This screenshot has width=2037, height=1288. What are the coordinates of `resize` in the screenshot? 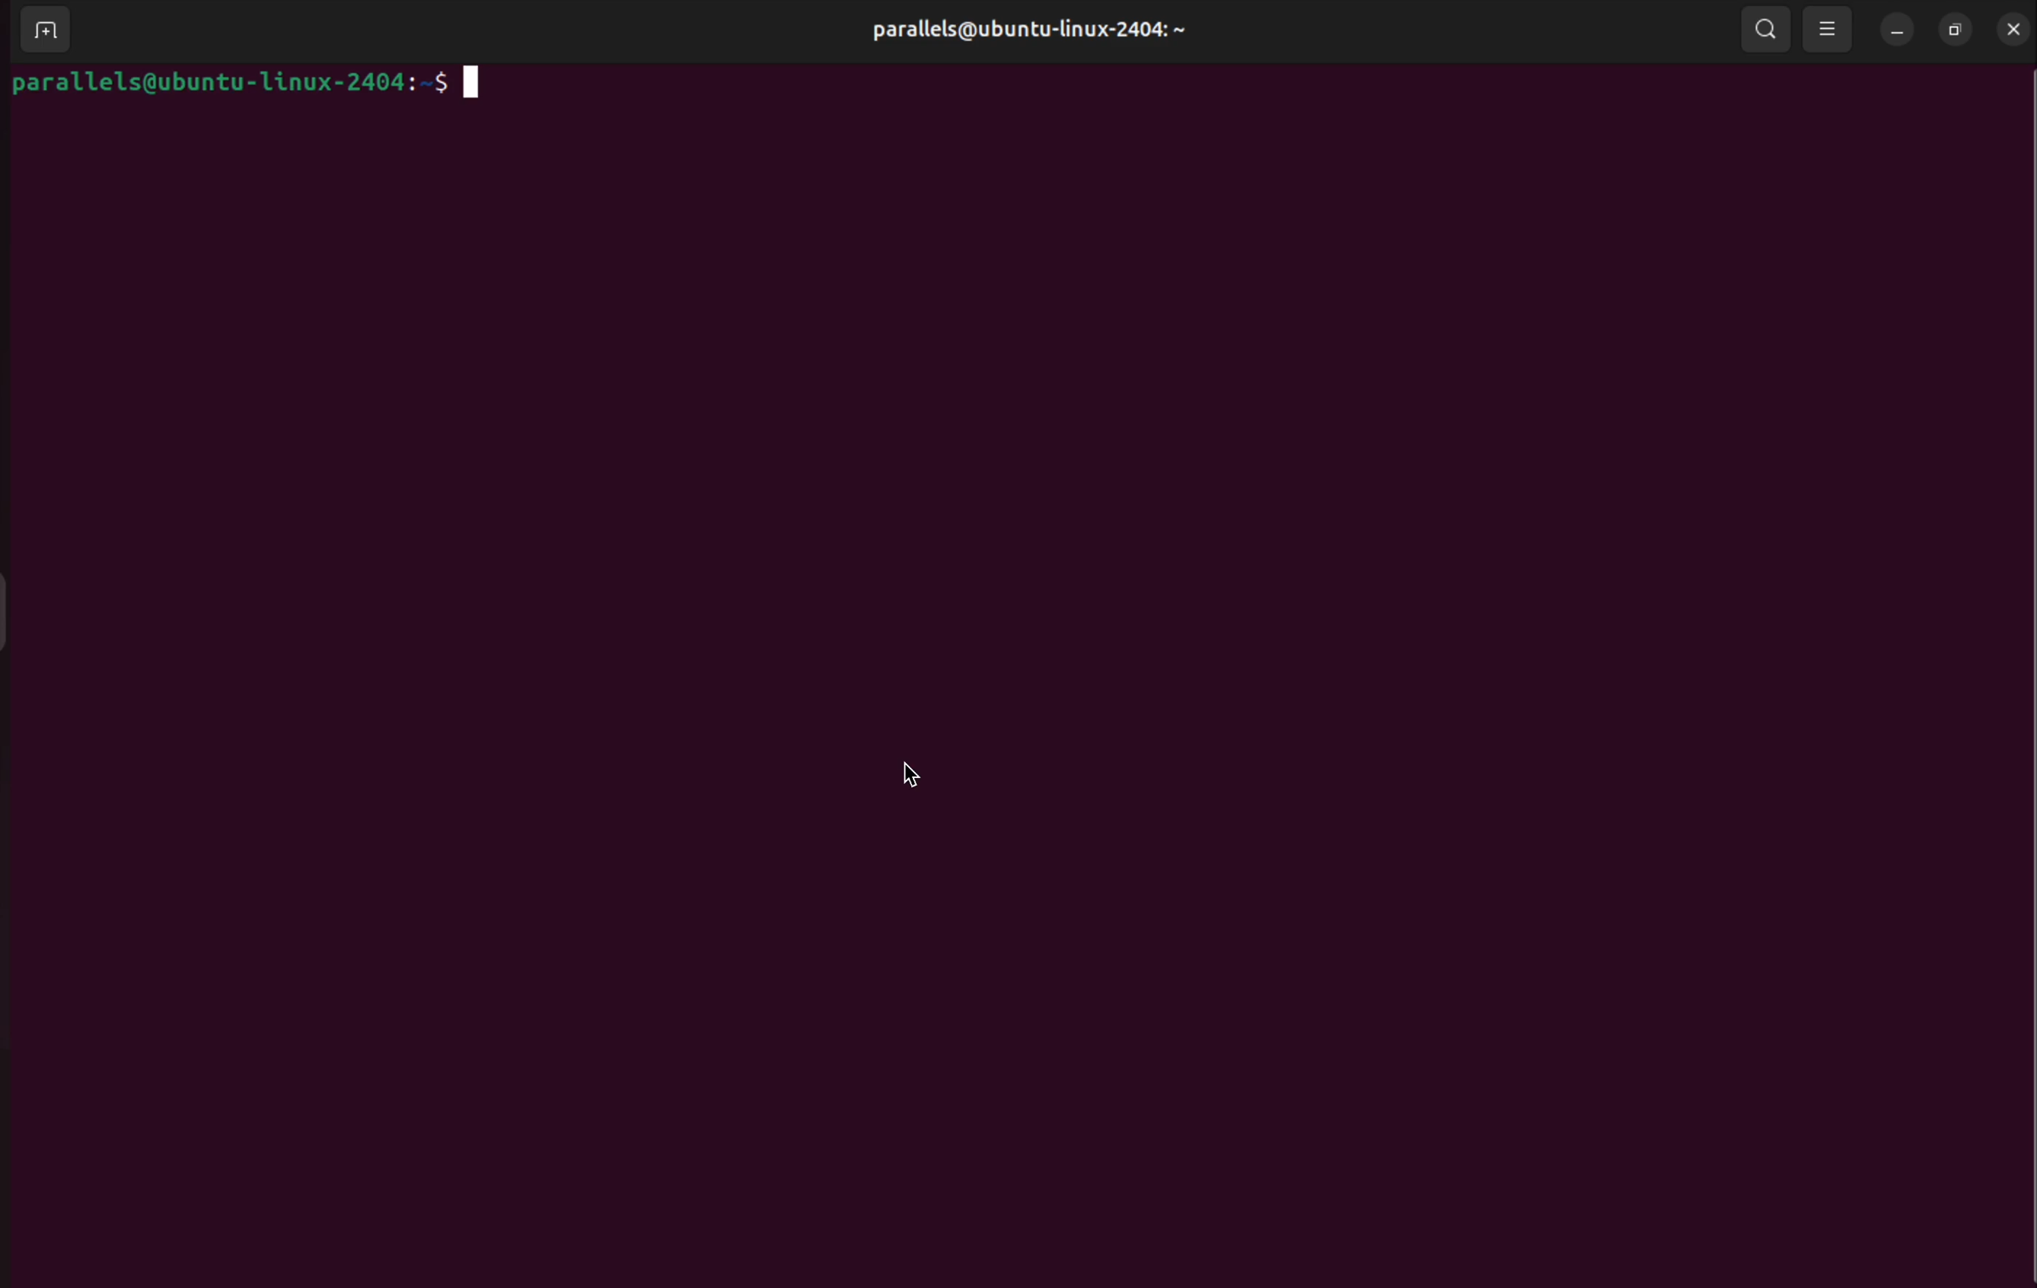 It's located at (1956, 29).